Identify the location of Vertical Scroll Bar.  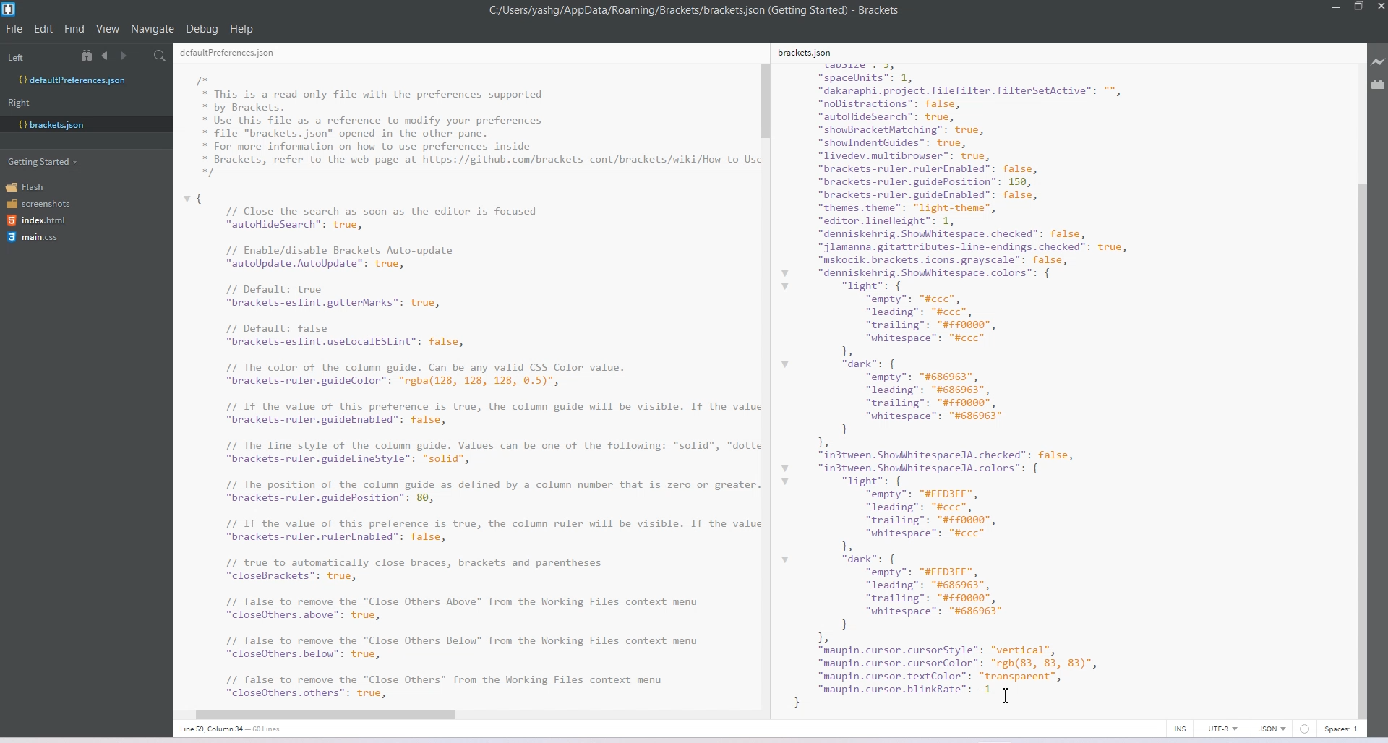
(766, 382).